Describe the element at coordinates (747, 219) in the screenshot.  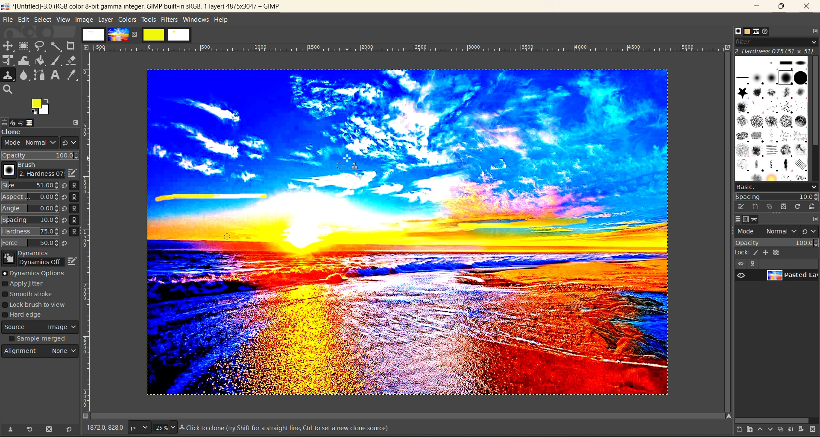
I see `channels` at that location.